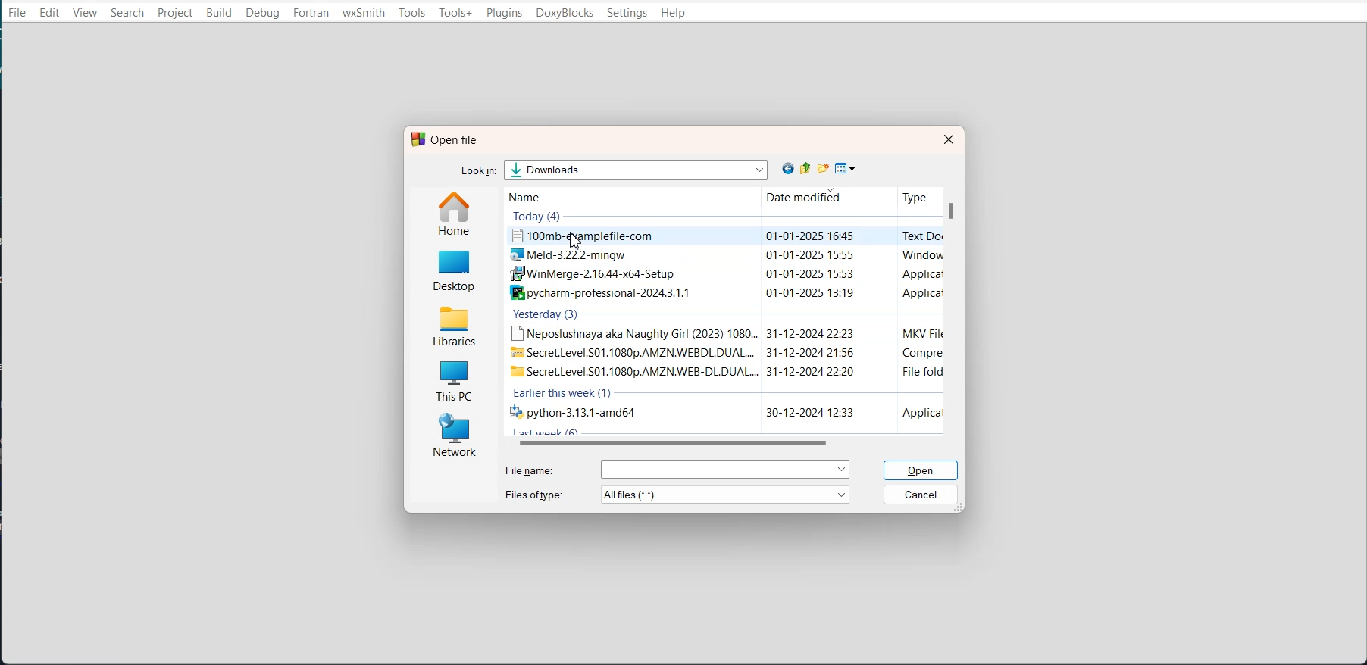 The image size is (1367, 665). I want to click on type, so click(912, 196).